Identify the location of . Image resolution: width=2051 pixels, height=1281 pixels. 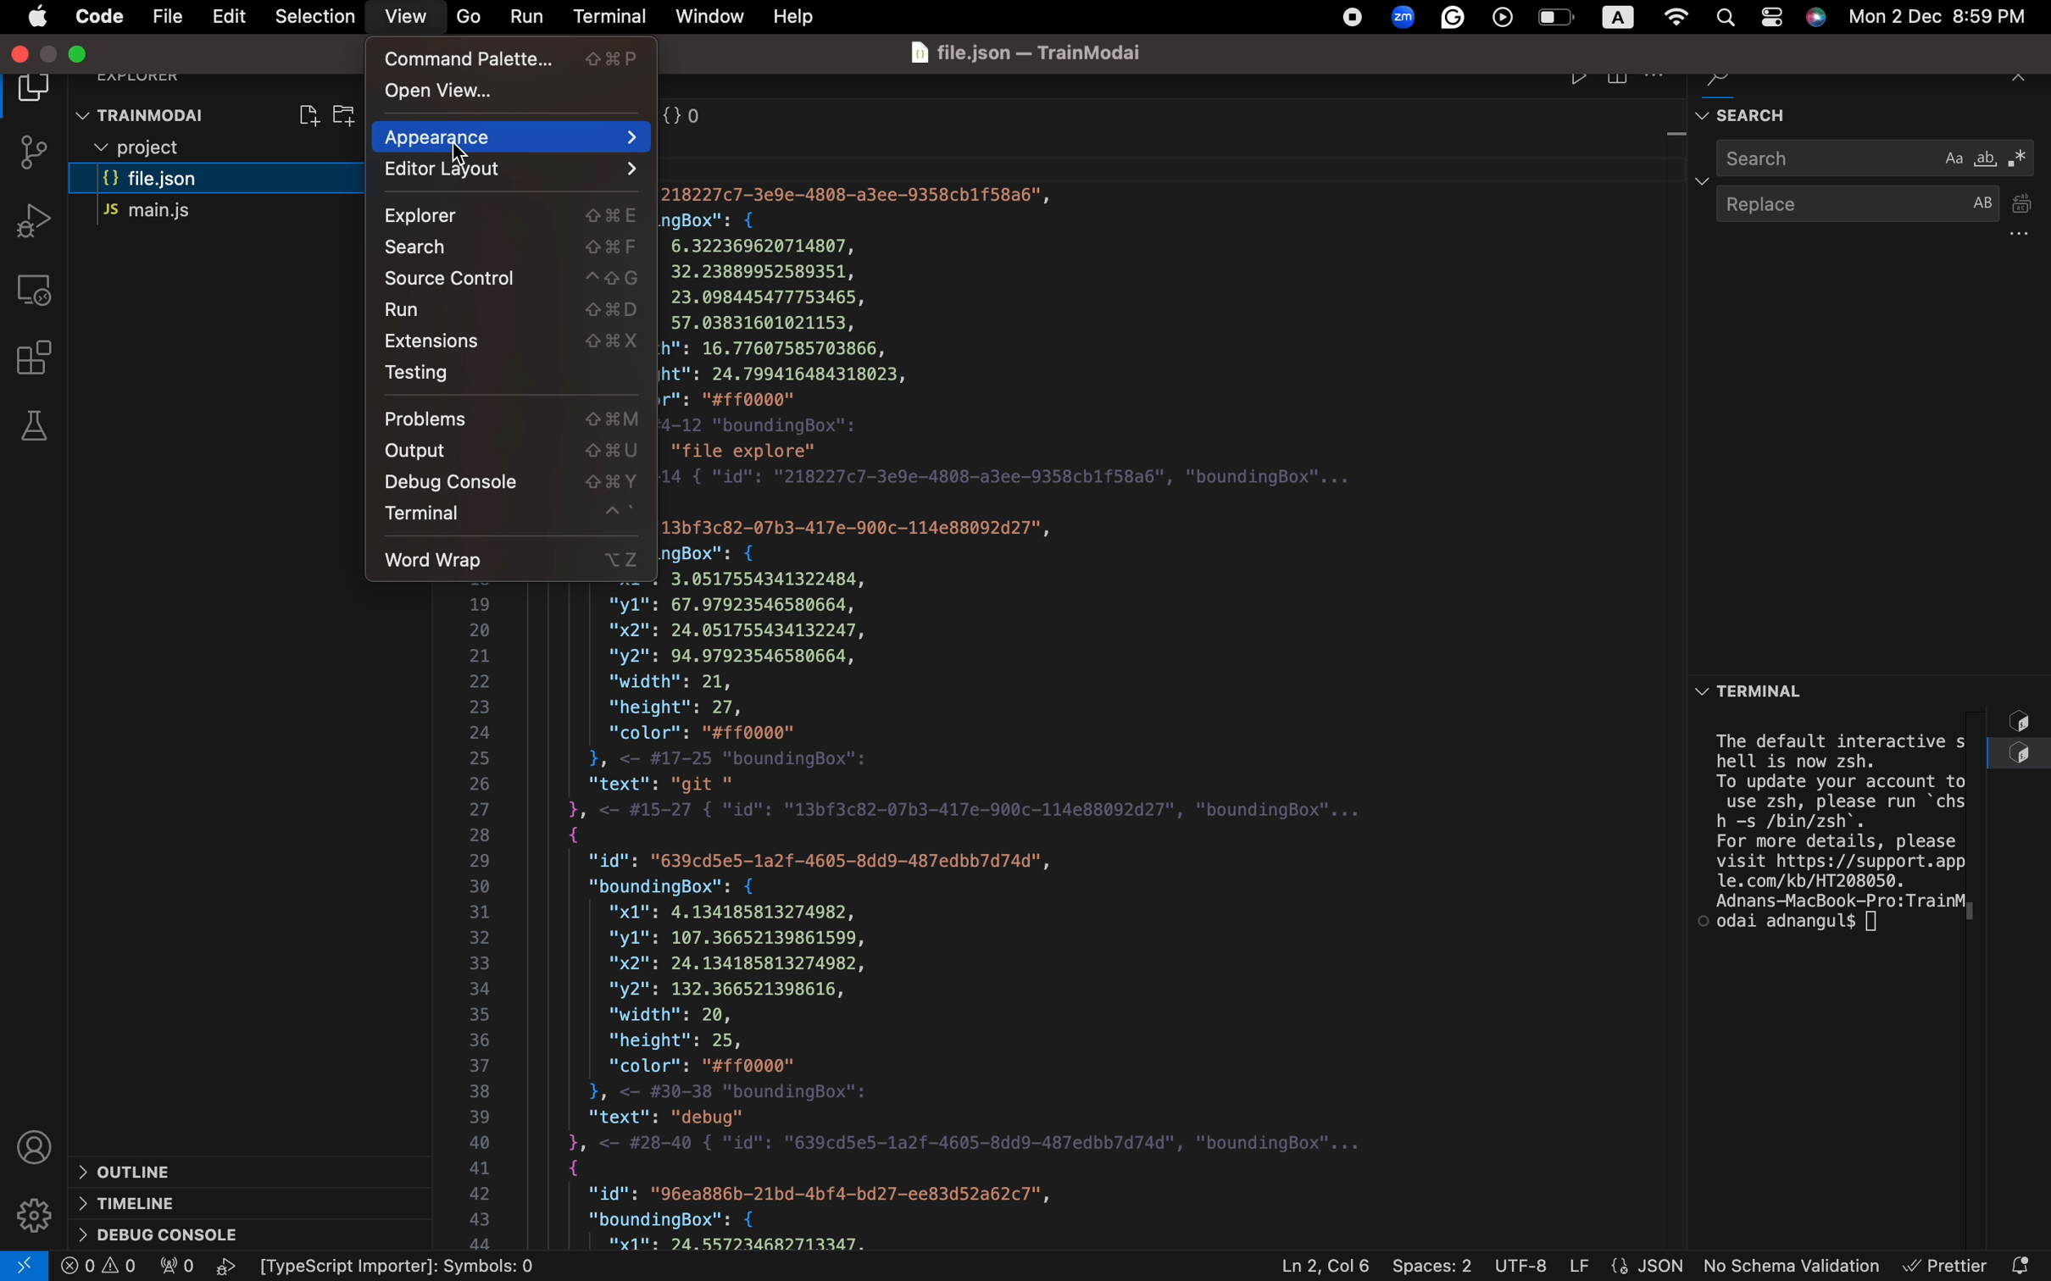
(519, 371).